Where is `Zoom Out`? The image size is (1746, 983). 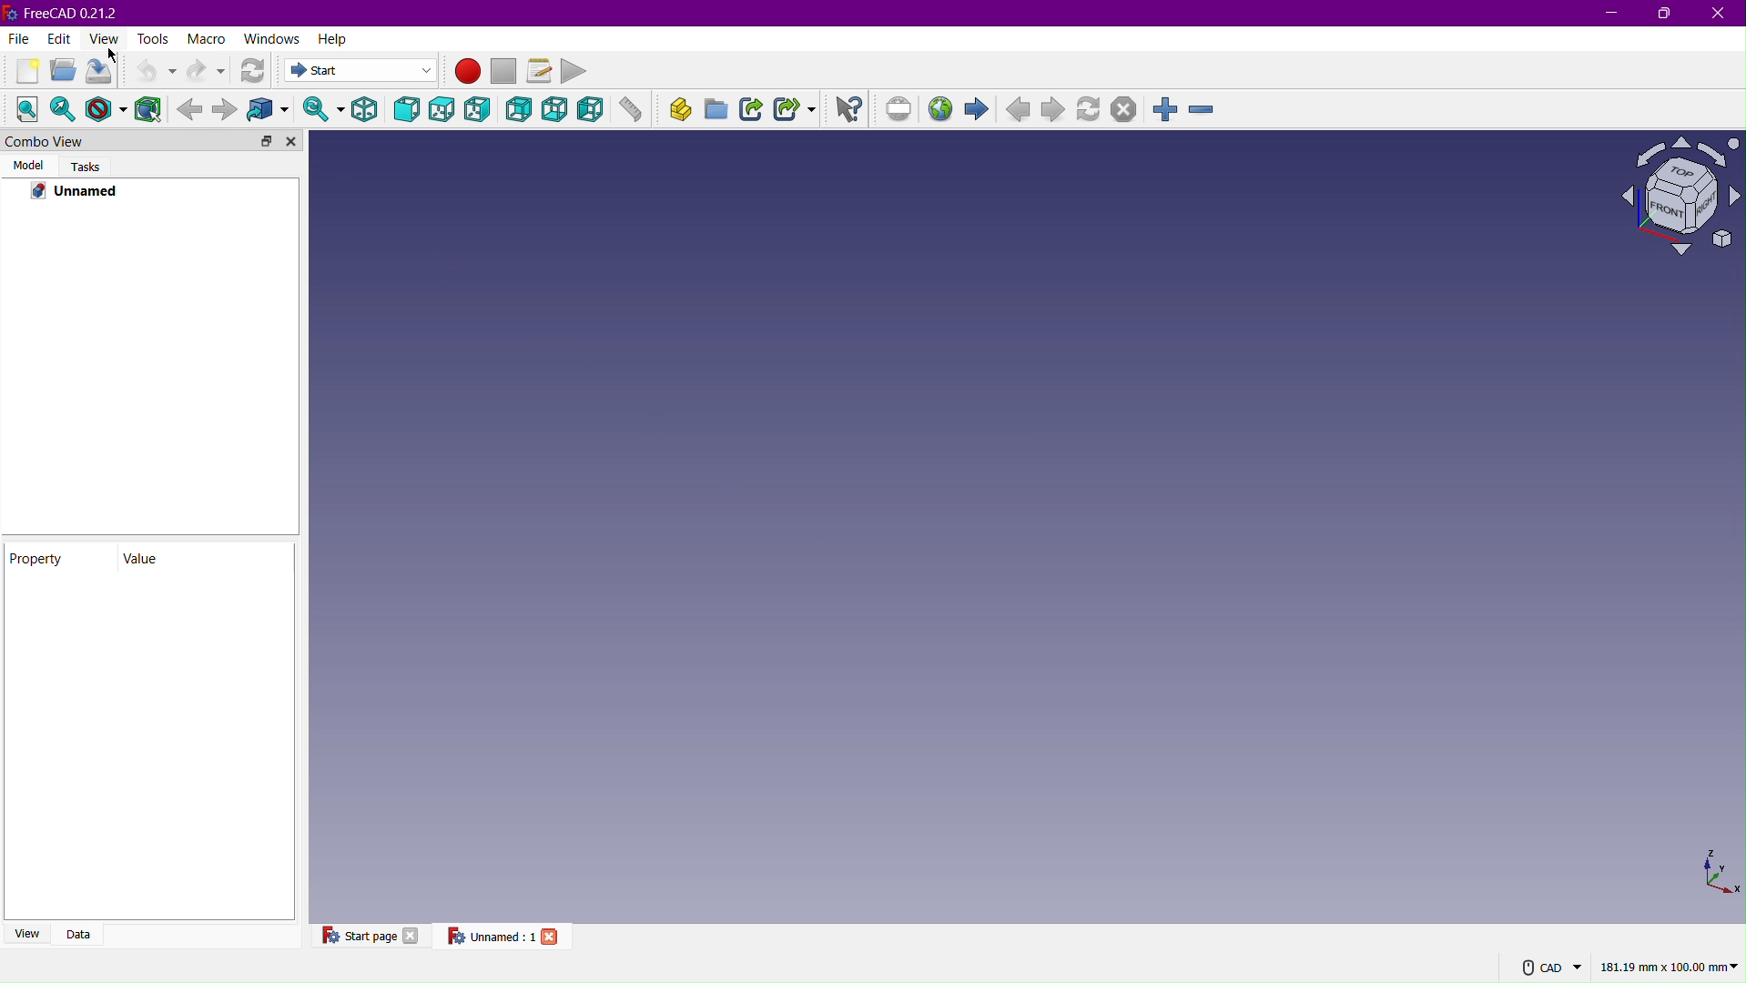 Zoom Out is located at coordinates (1201, 110).